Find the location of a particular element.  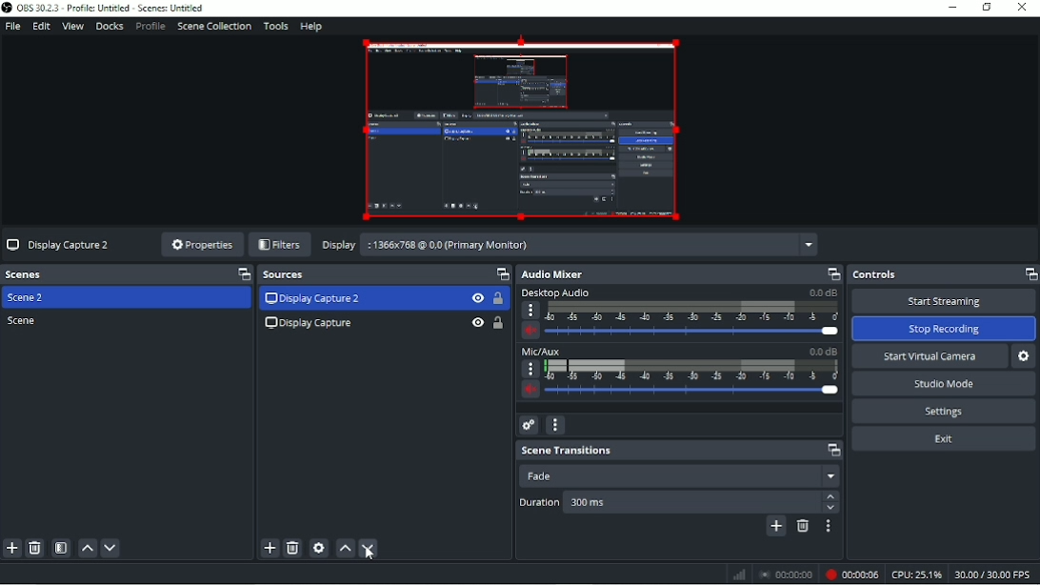

CPU: 25.1% is located at coordinates (915, 574).